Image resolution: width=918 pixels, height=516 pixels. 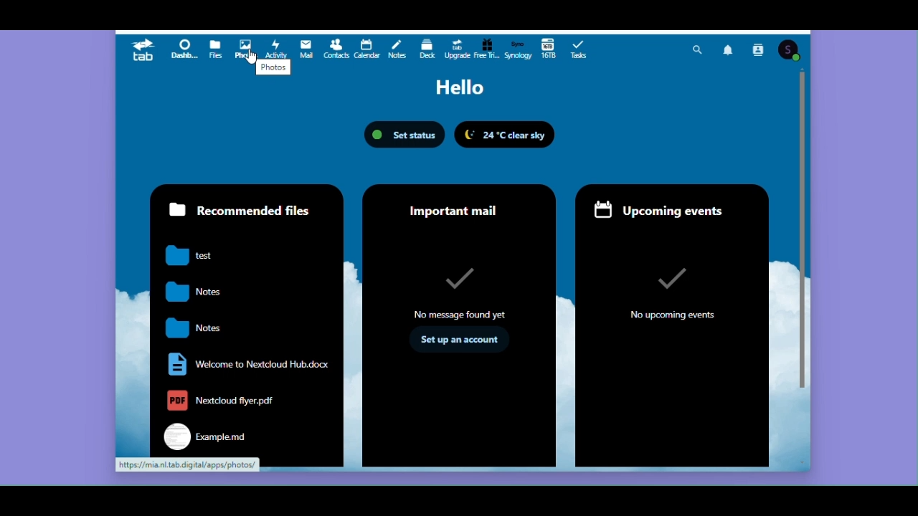 I want to click on Account icon, so click(x=789, y=51).